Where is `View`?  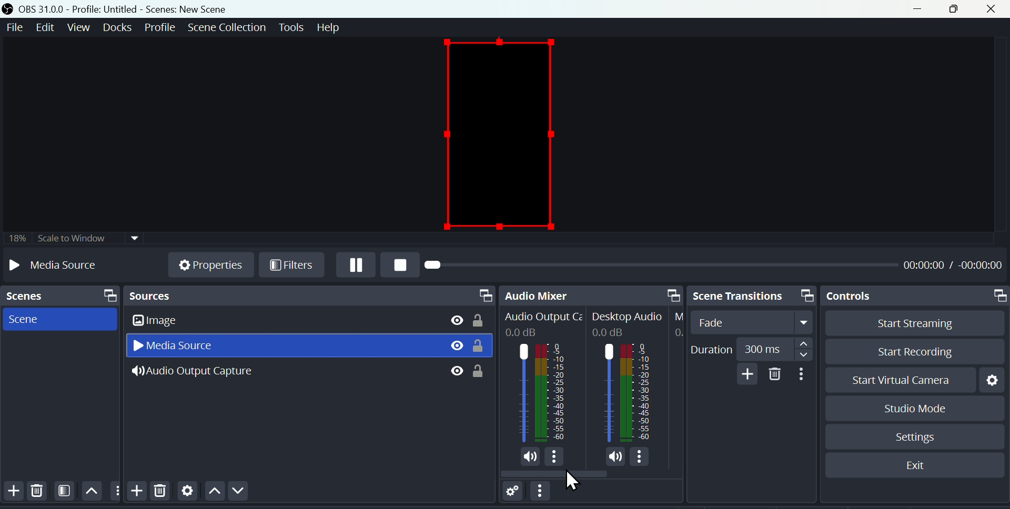
View is located at coordinates (78, 27).